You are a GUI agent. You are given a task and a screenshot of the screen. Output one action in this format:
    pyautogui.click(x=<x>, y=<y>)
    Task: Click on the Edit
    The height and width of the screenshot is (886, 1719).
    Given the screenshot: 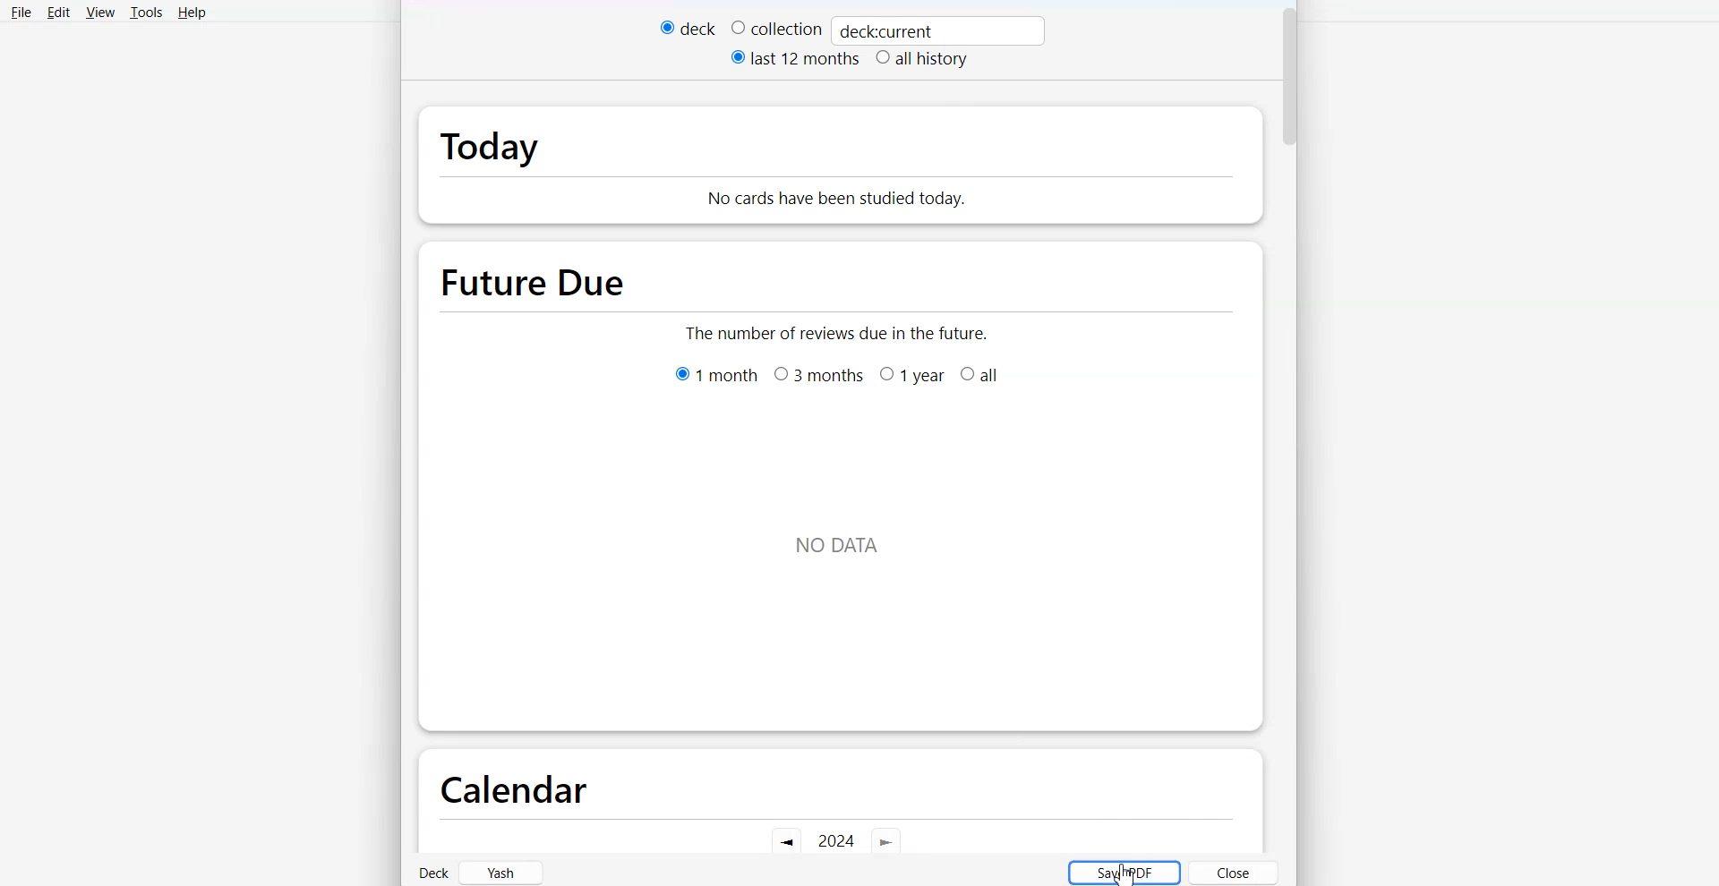 What is the action you would take?
    pyautogui.click(x=58, y=13)
    